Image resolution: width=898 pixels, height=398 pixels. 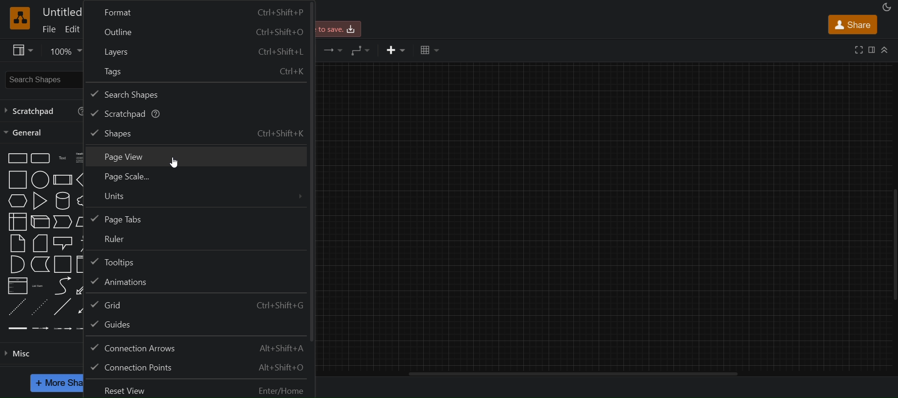 What do you see at coordinates (198, 11) in the screenshot?
I see `format` at bounding box center [198, 11].